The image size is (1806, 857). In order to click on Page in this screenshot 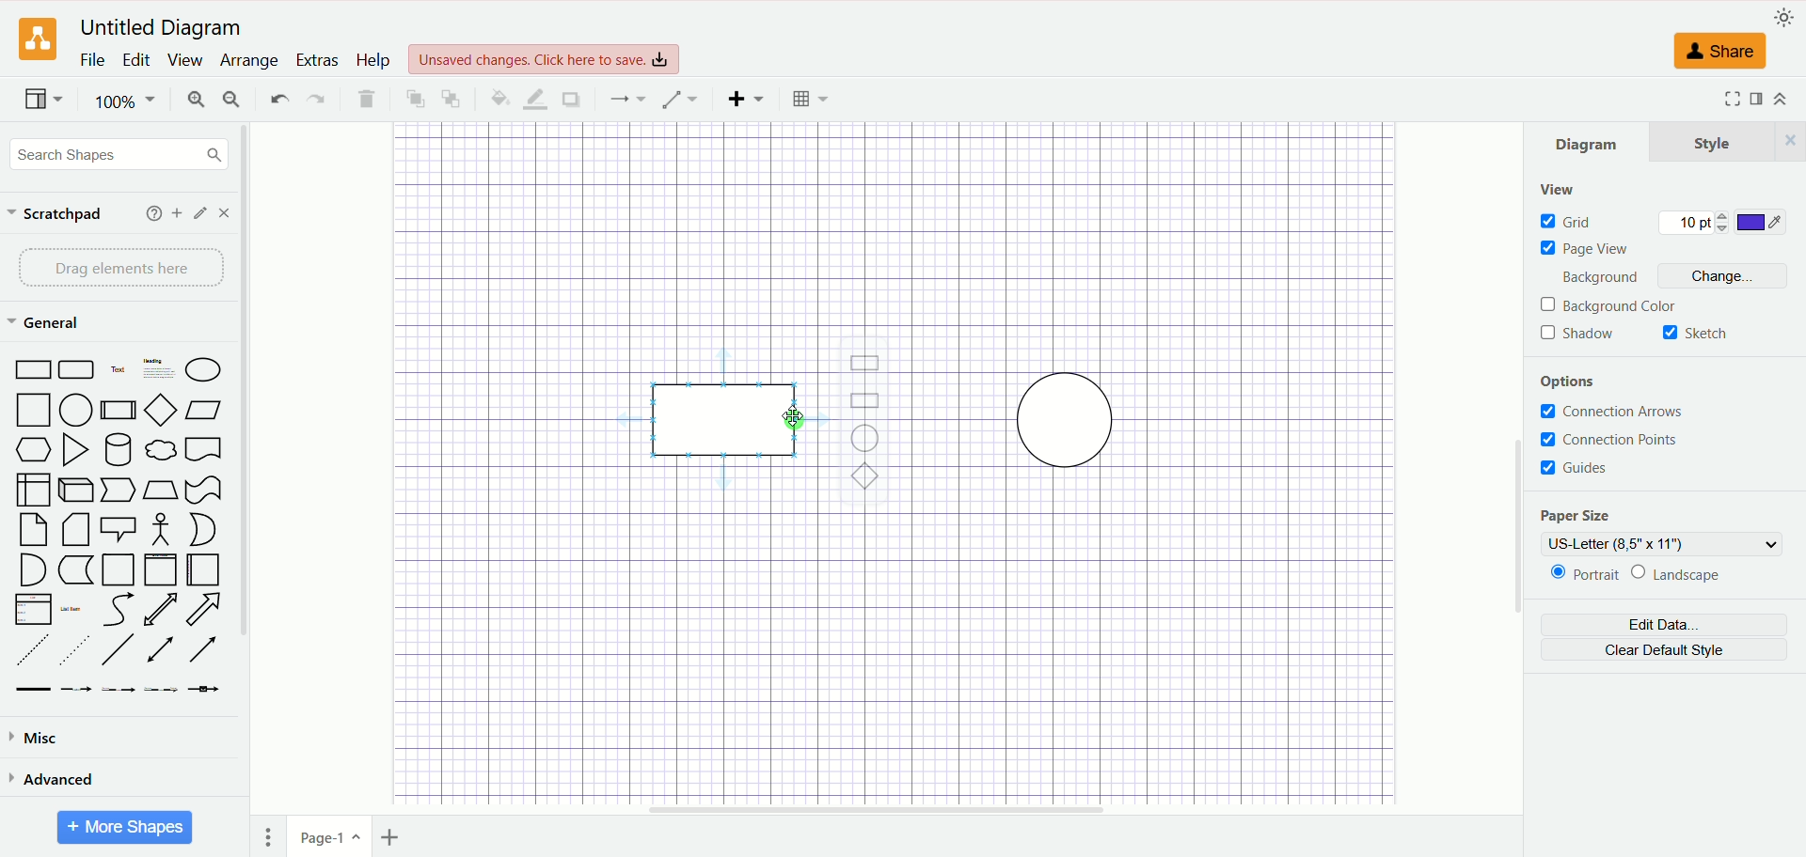, I will do `click(117, 569)`.